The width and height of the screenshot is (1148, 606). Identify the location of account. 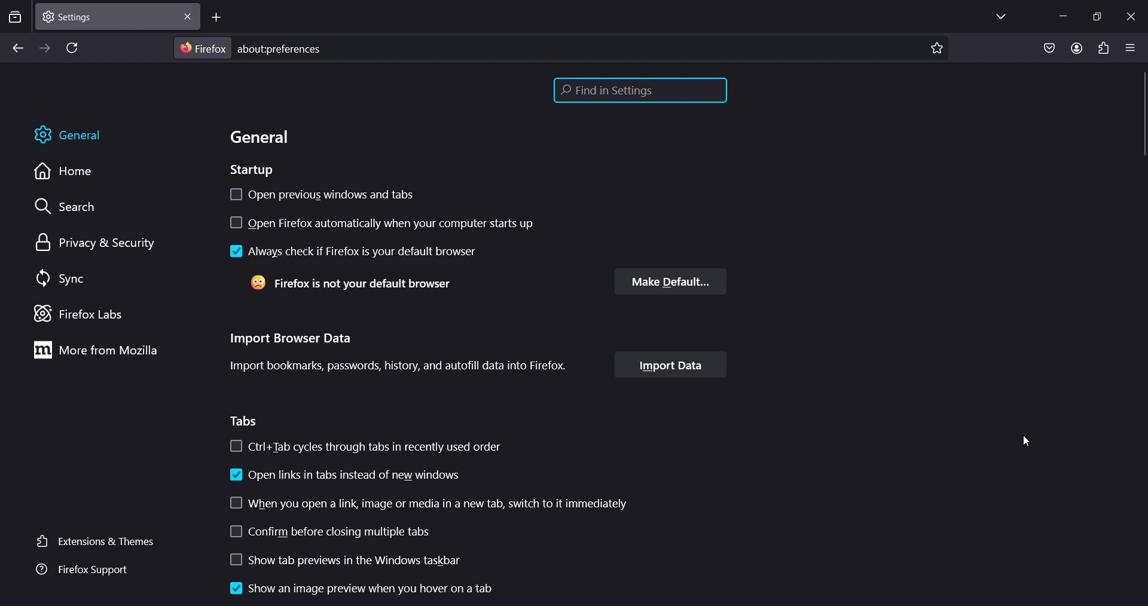
(1077, 48).